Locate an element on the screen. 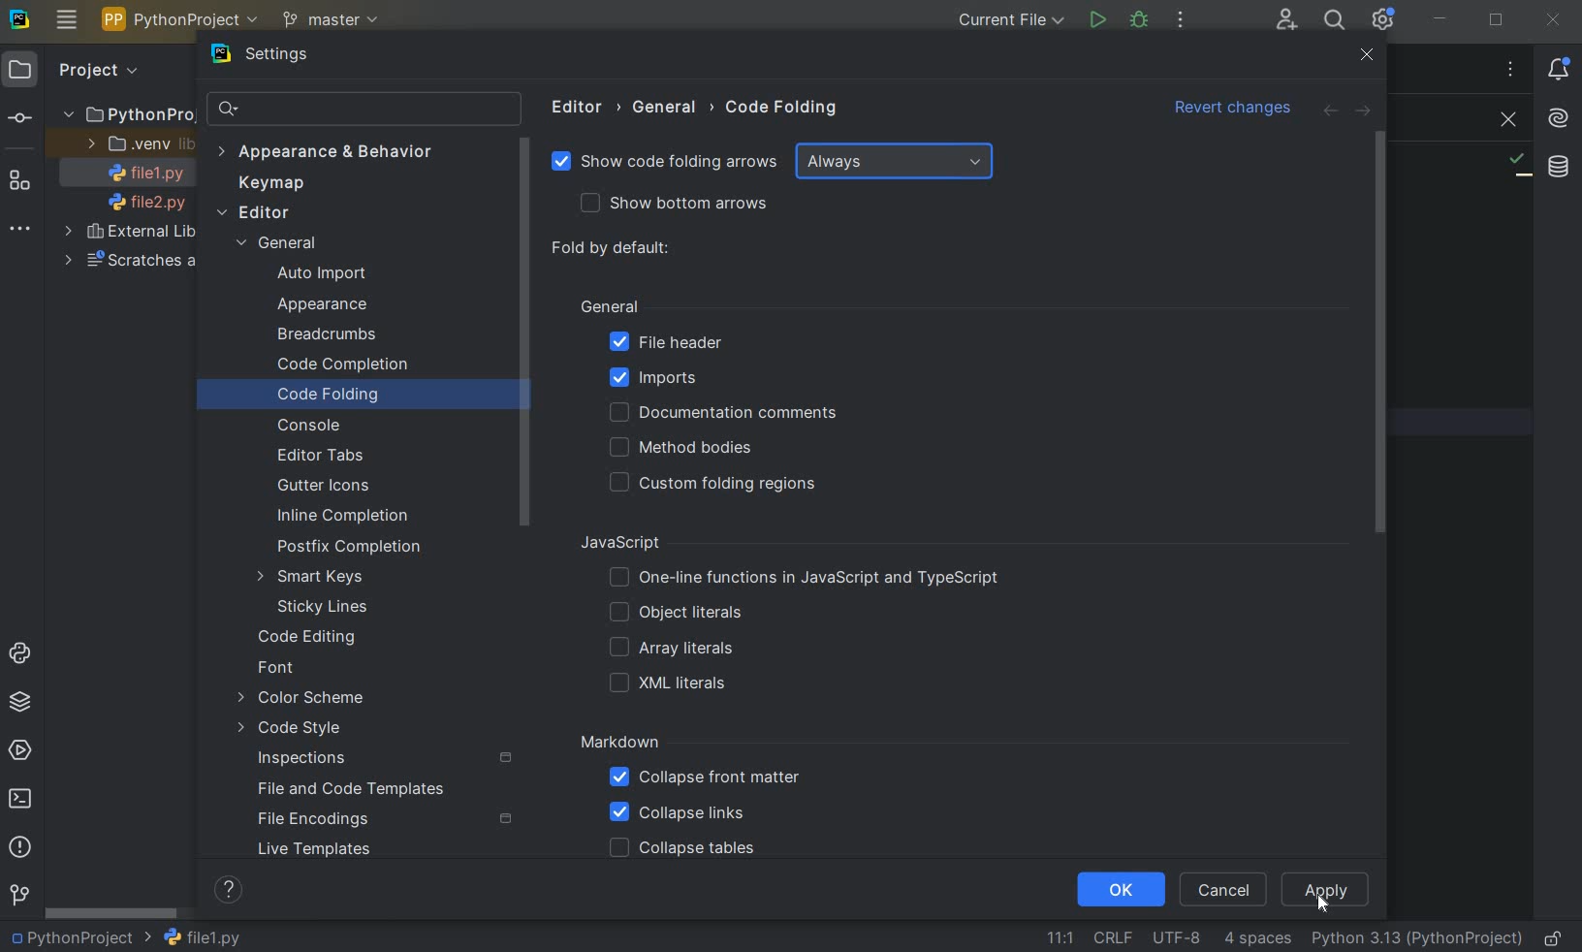  FOLD BY DEFAULT is located at coordinates (618, 249).